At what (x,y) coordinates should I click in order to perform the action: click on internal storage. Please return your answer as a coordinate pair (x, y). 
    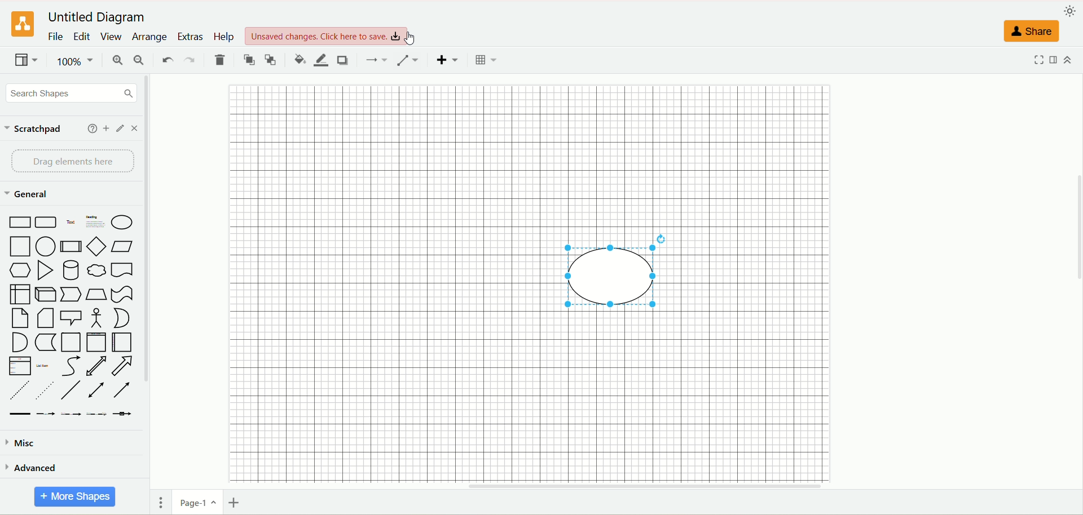
    Looking at the image, I should click on (20, 294).